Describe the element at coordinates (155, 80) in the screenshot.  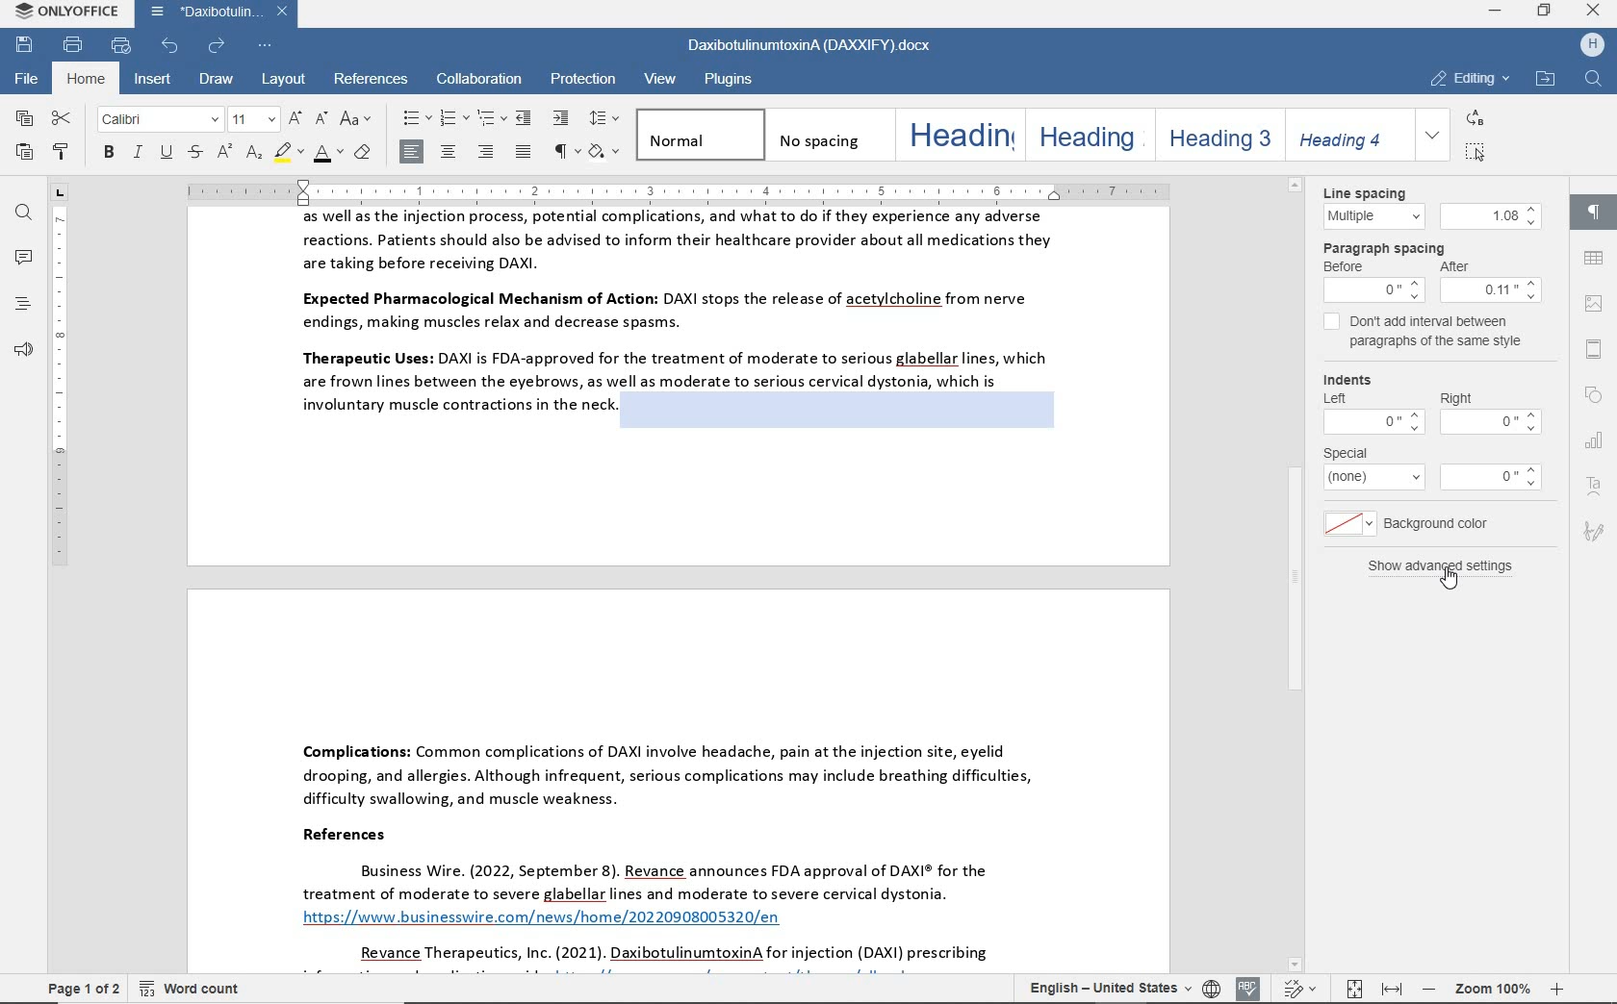
I see `insert` at that location.